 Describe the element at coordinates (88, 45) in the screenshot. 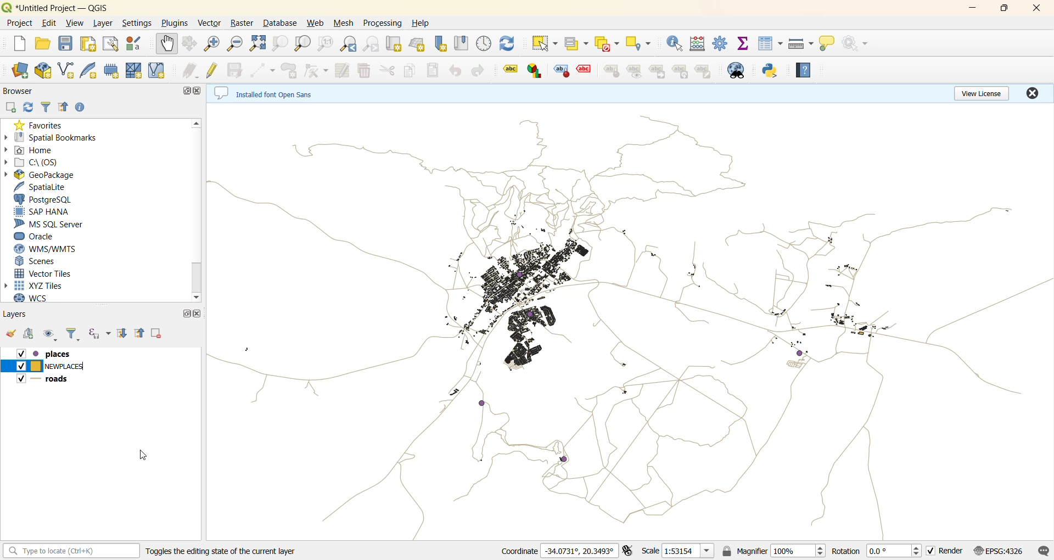

I see `print layout` at that location.